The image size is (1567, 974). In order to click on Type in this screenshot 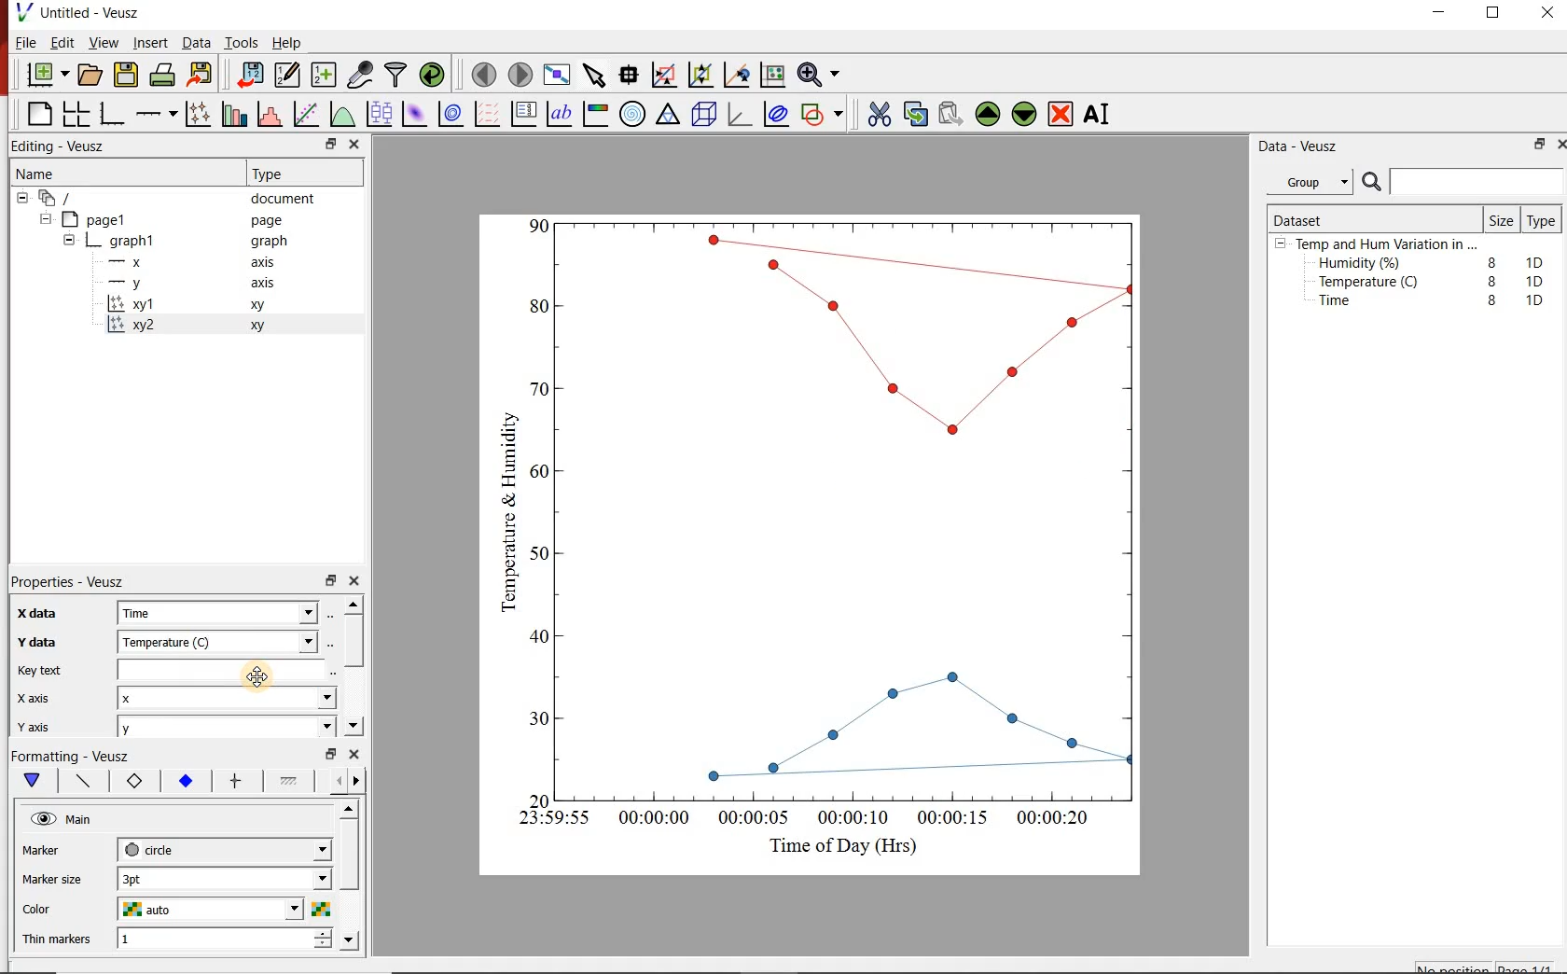, I will do `click(1542, 222)`.